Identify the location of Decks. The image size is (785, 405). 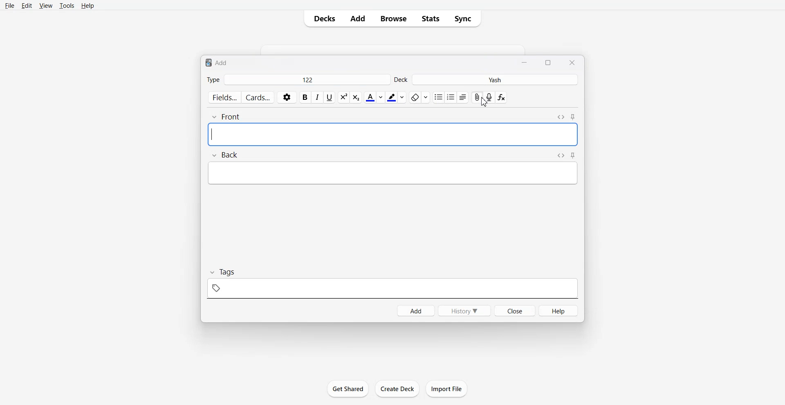
(323, 18).